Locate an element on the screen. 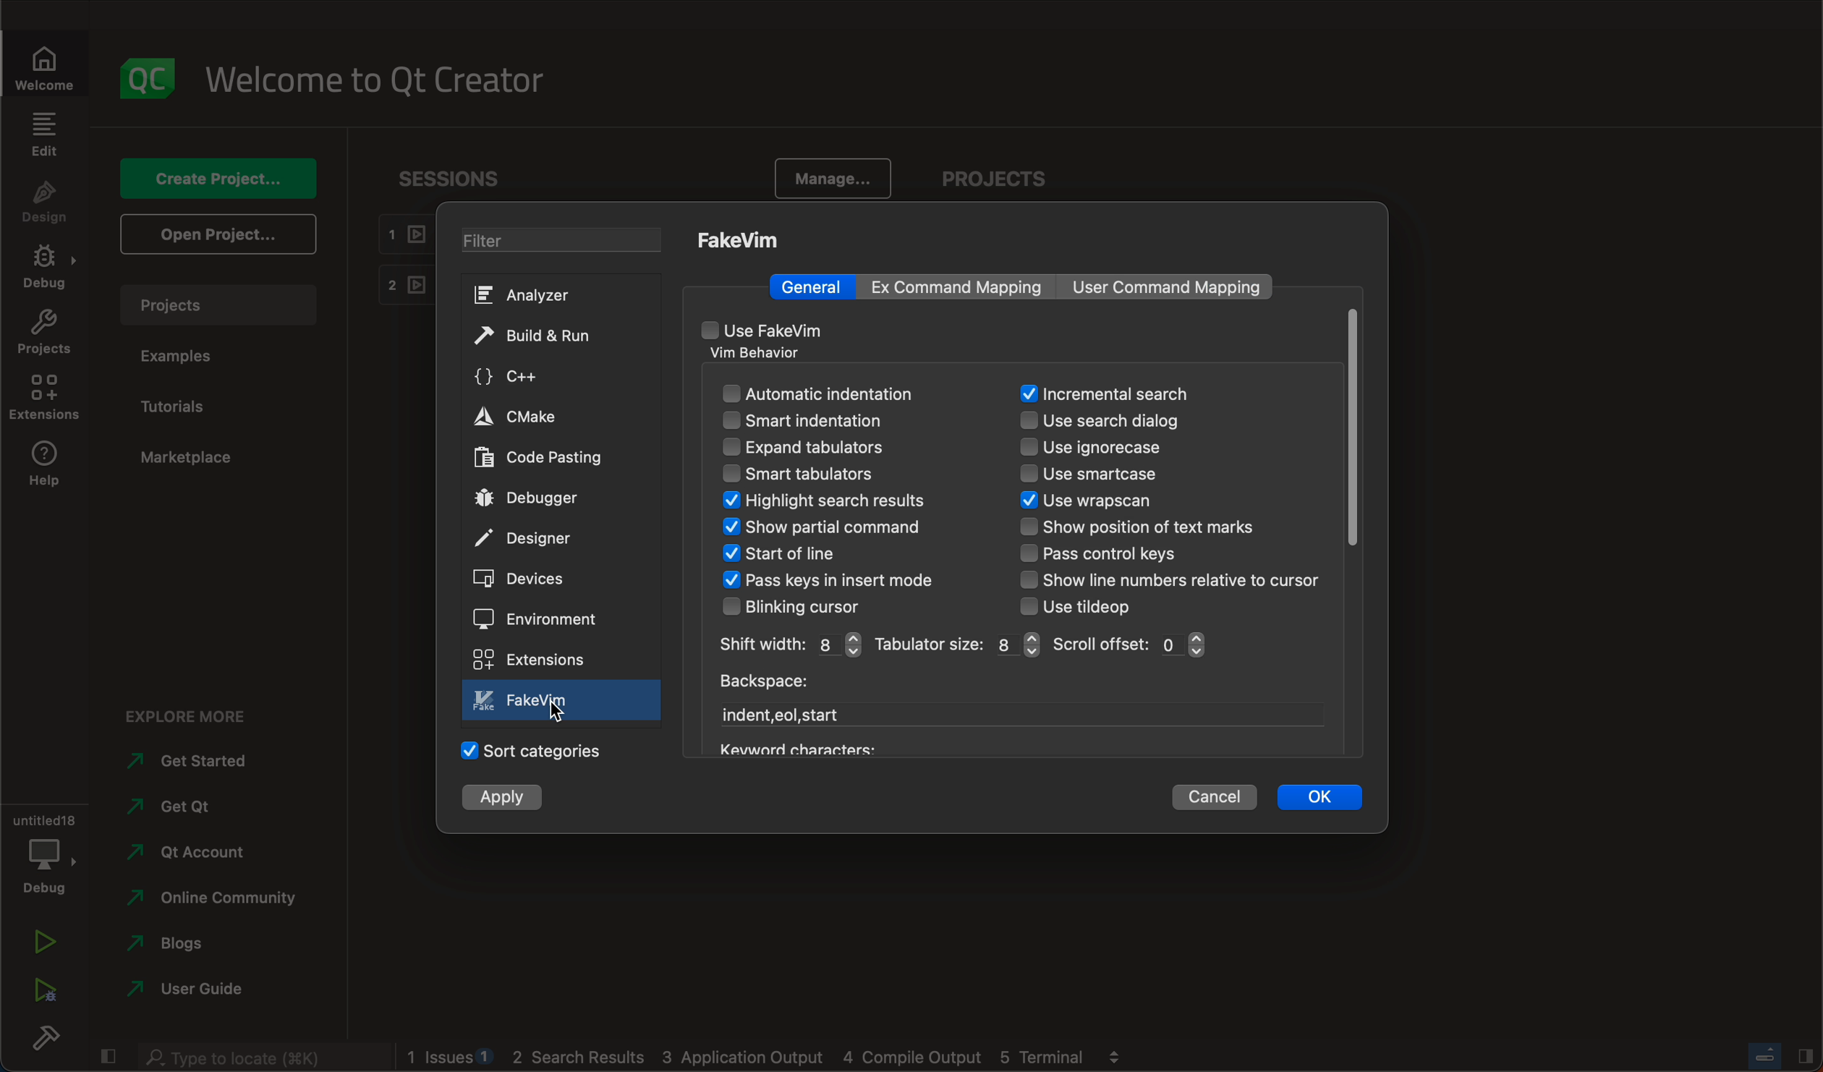 This screenshot has height=1072, width=1823. line number is located at coordinates (1172, 579).